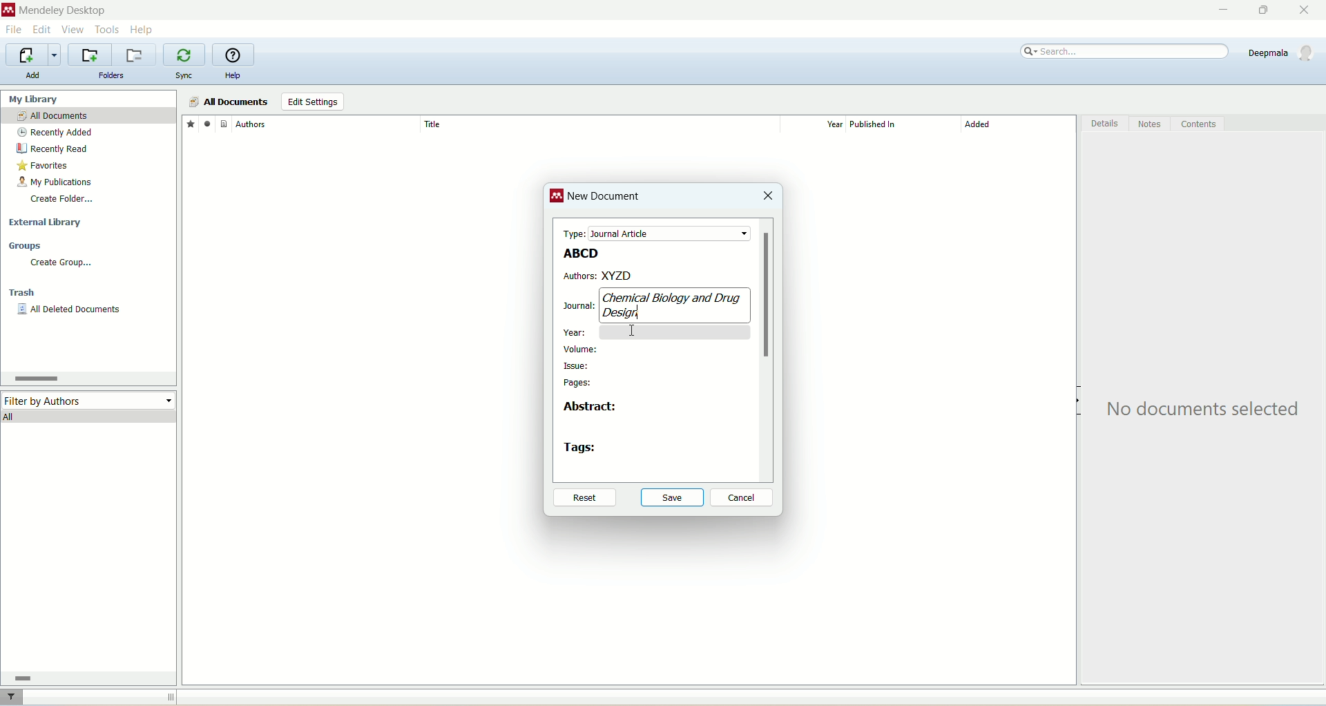 The image size is (1326, 706). Describe the element at coordinates (70, 311) in the screenshot. I see `all deleted` at that location.